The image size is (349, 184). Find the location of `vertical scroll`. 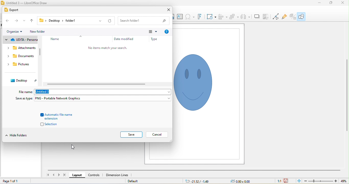

vertical scroll is located at coordinates (345, 97).